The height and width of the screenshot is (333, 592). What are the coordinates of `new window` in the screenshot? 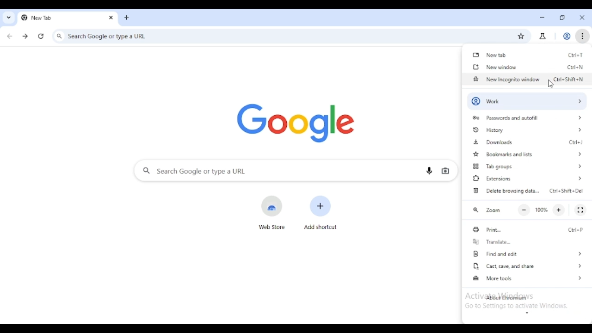 It's located at (494, 67).